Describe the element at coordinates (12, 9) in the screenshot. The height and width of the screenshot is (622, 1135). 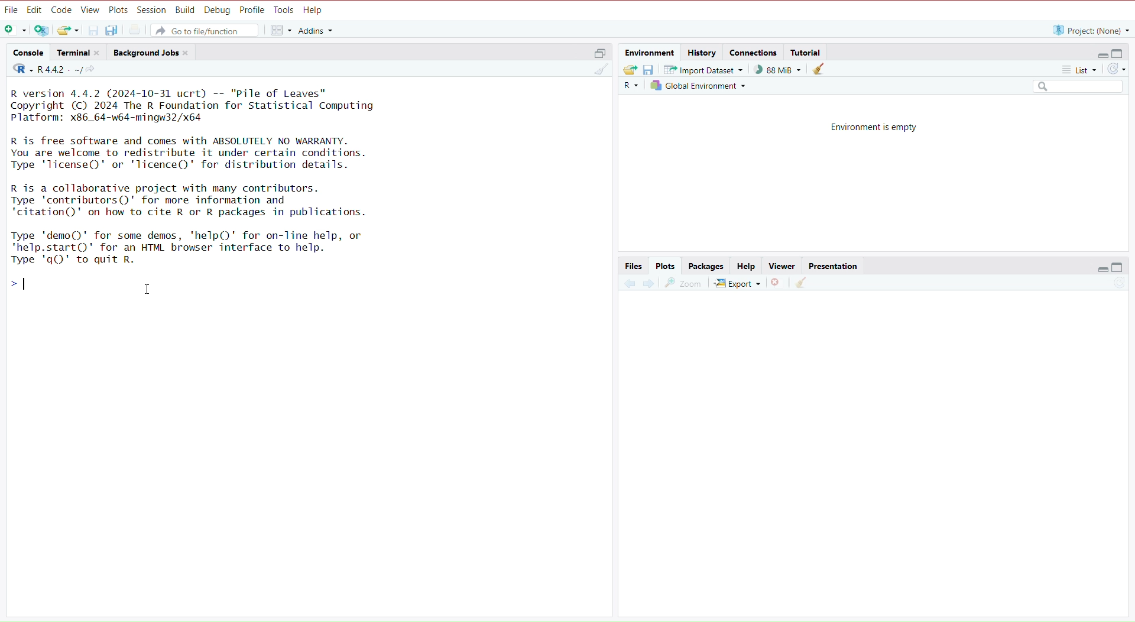
I see `File` at that location.